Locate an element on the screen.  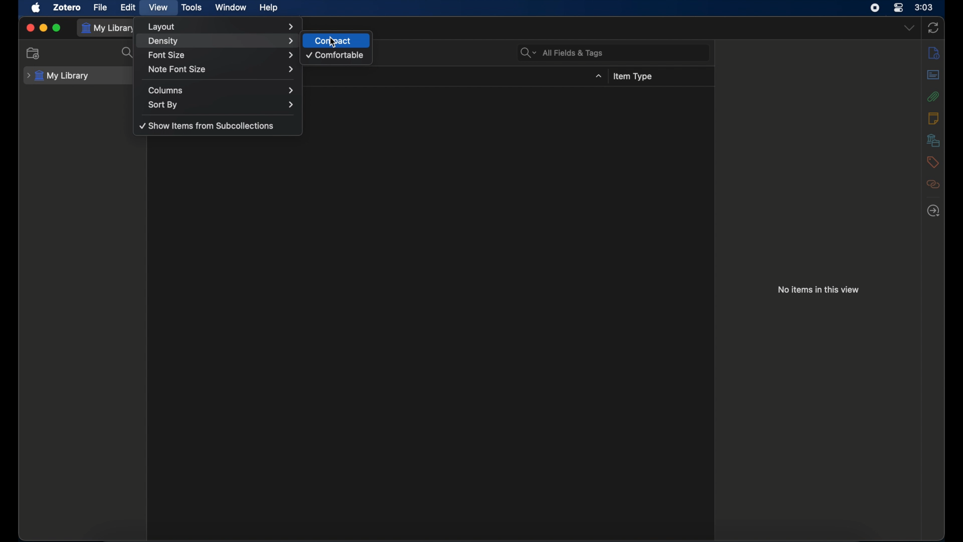
time is located at coordinates (924, 7).